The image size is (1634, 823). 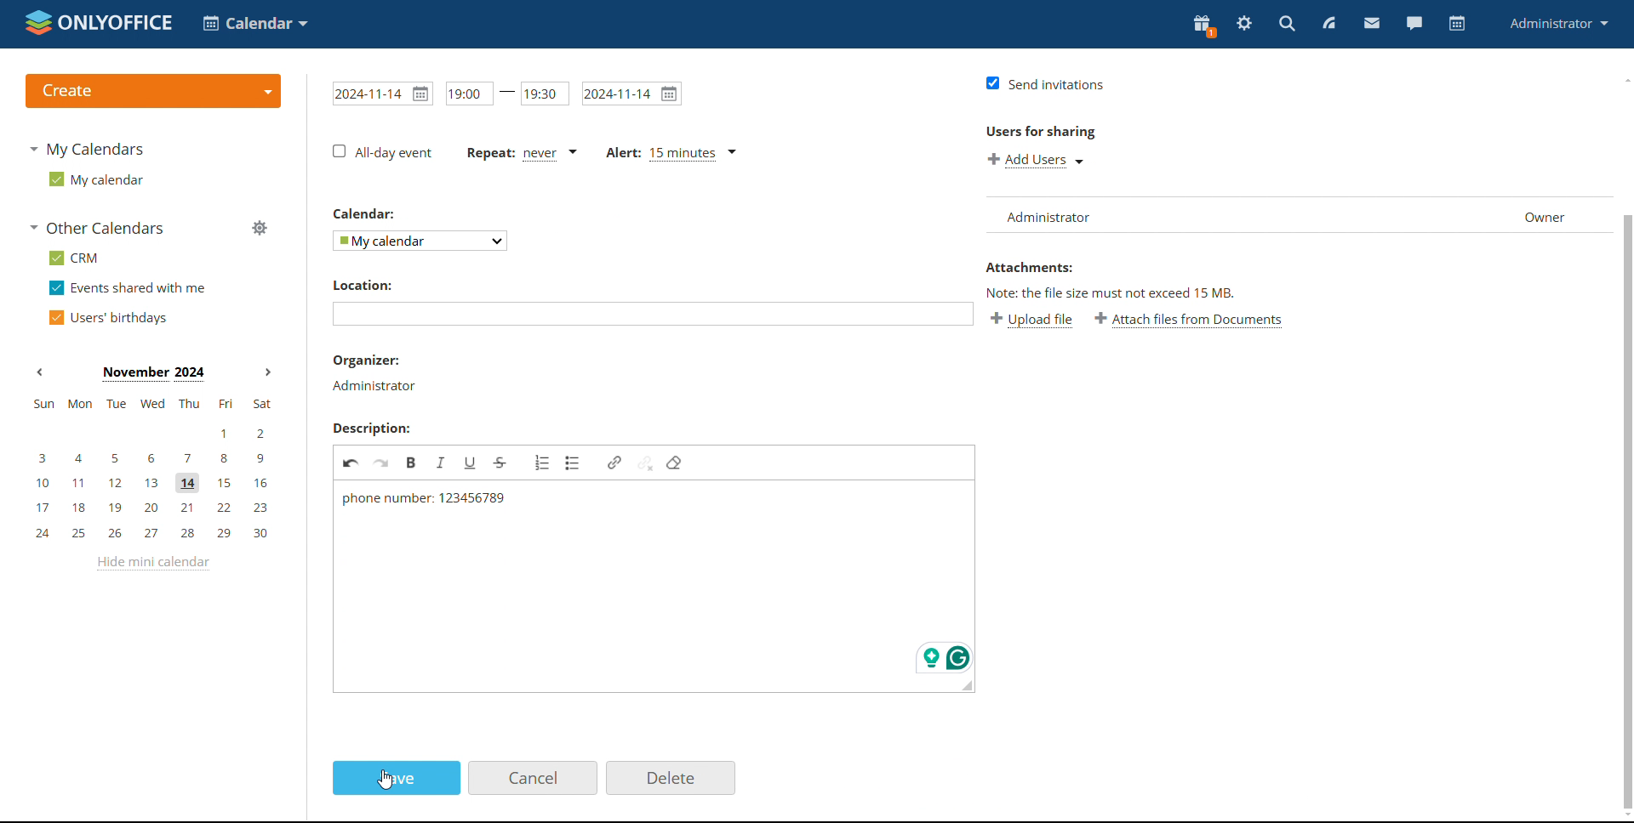 I want to click on attach files, so click(x=1191, y=321).